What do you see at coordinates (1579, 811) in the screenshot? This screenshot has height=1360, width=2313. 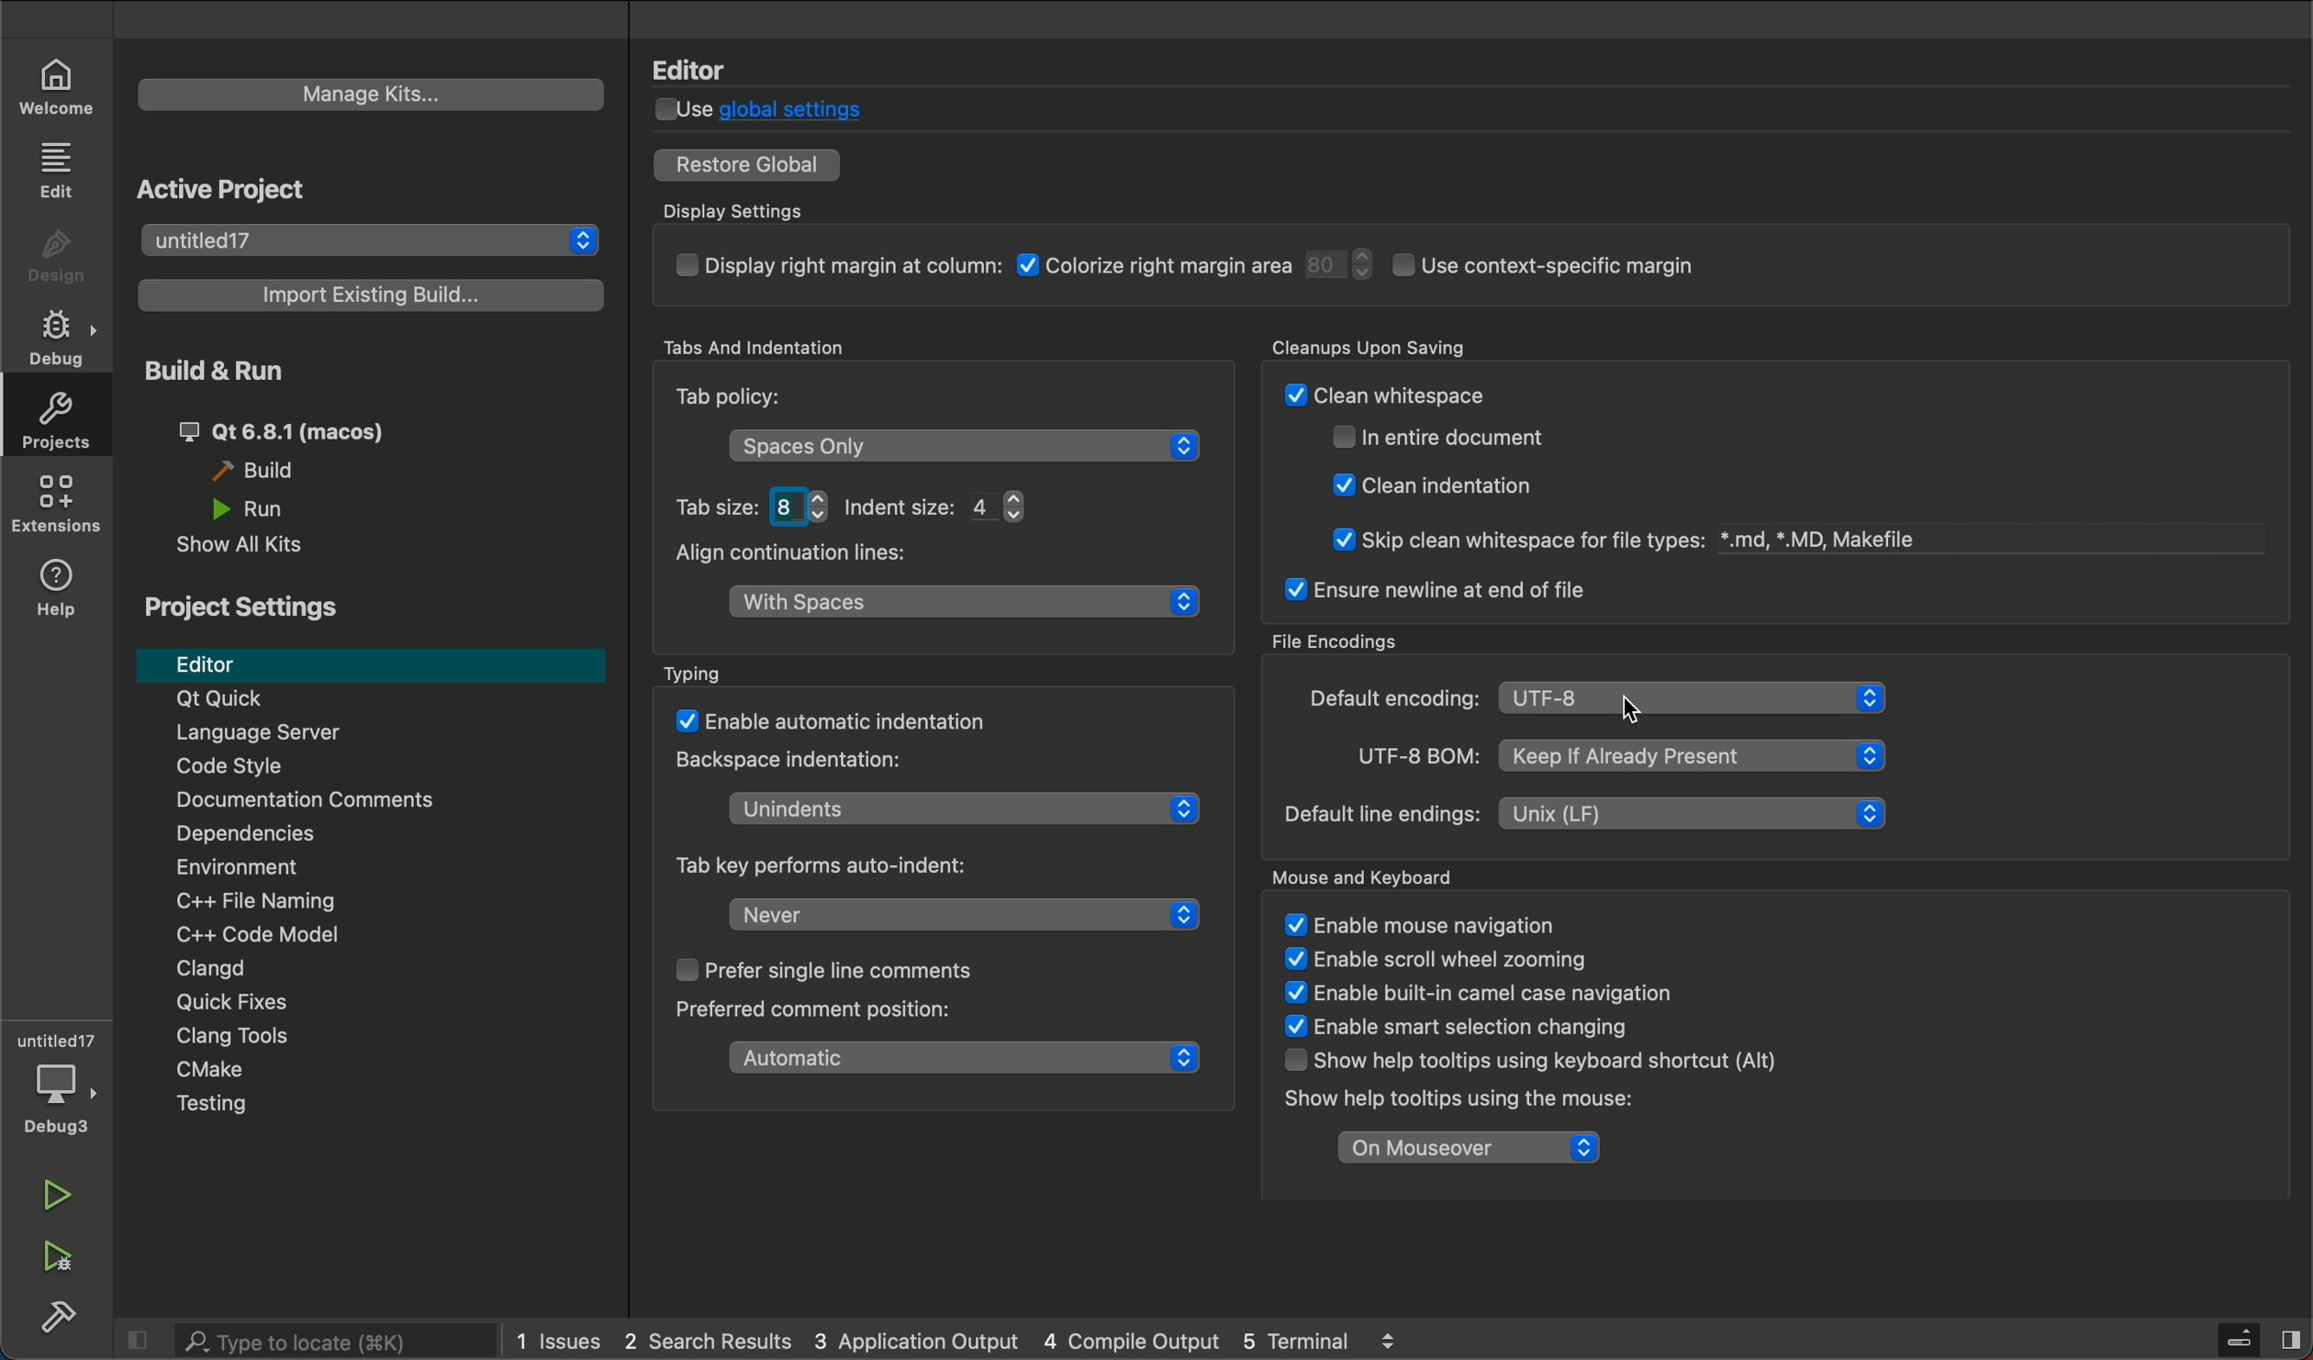 I see `line encoding` at bounding box center [1579, 811].